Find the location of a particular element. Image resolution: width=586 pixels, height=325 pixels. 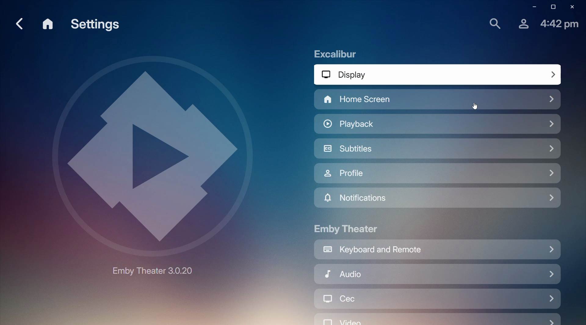

Profile  is located at coordinates (439, 174).